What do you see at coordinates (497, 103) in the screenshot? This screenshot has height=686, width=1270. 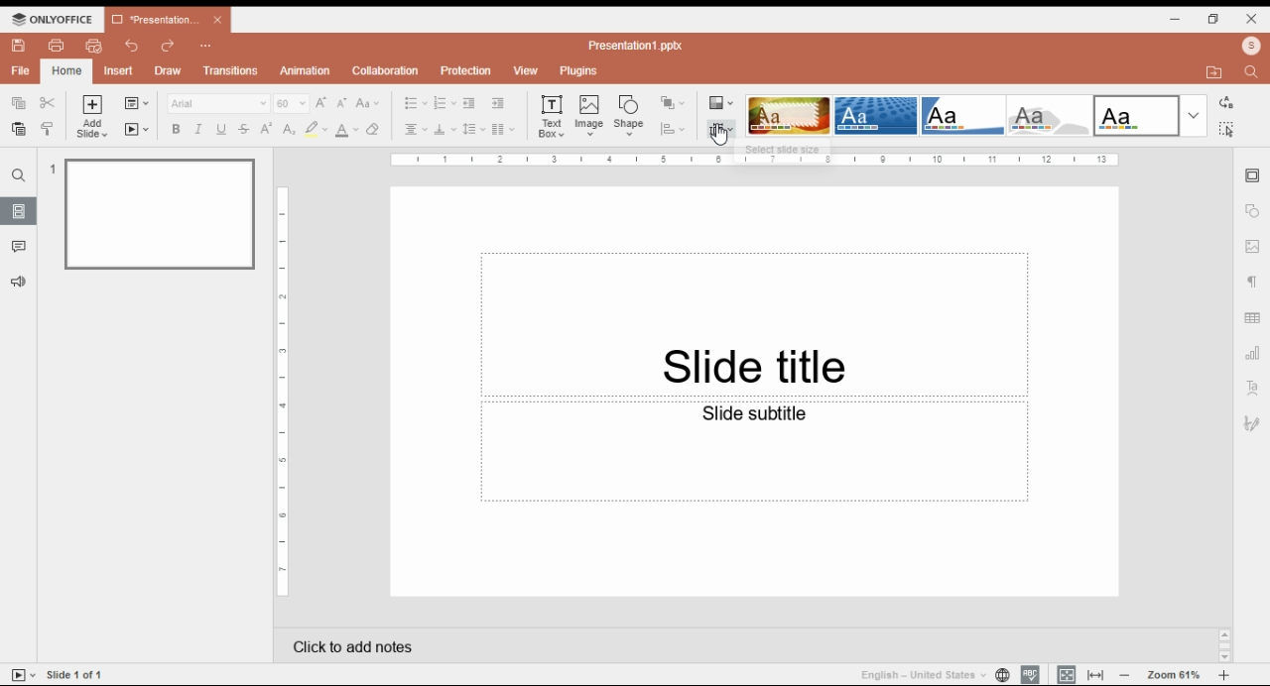 I see `increase indent` at bounding box center [497, 103].